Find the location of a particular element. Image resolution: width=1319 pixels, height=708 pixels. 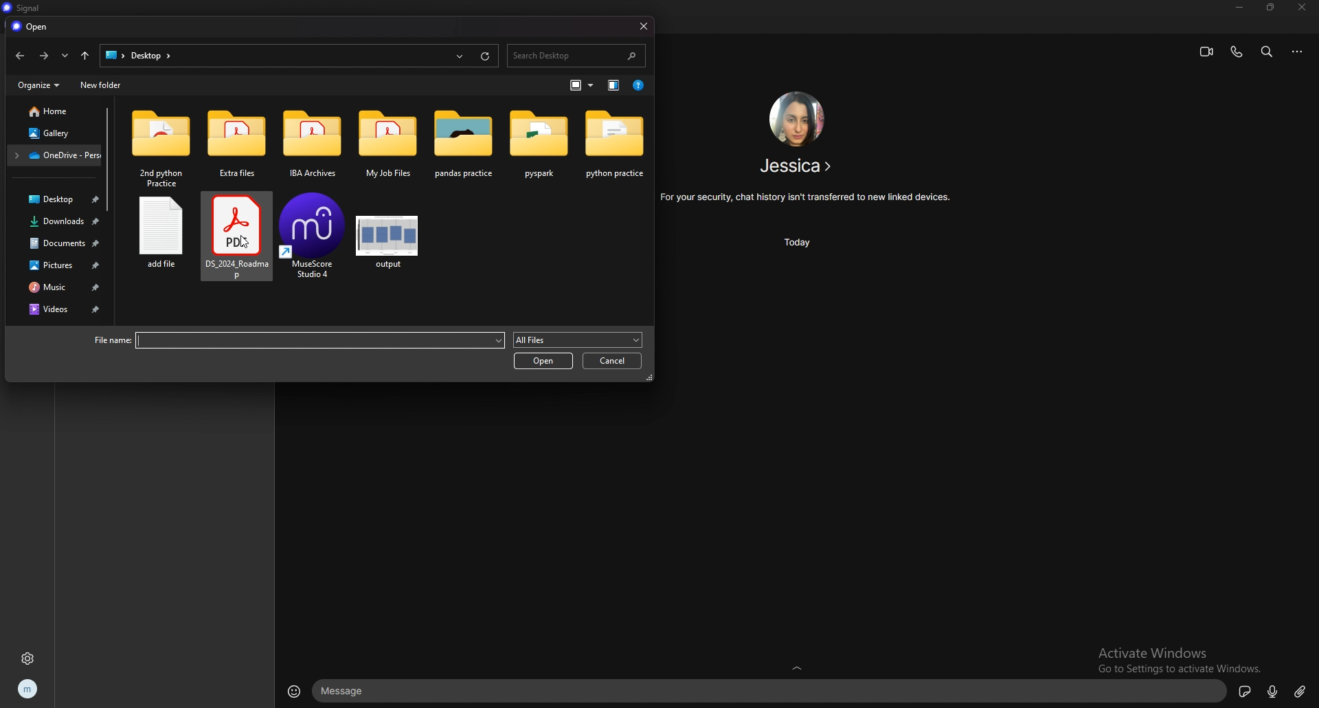

downloads is located at coordinates (56, 222).